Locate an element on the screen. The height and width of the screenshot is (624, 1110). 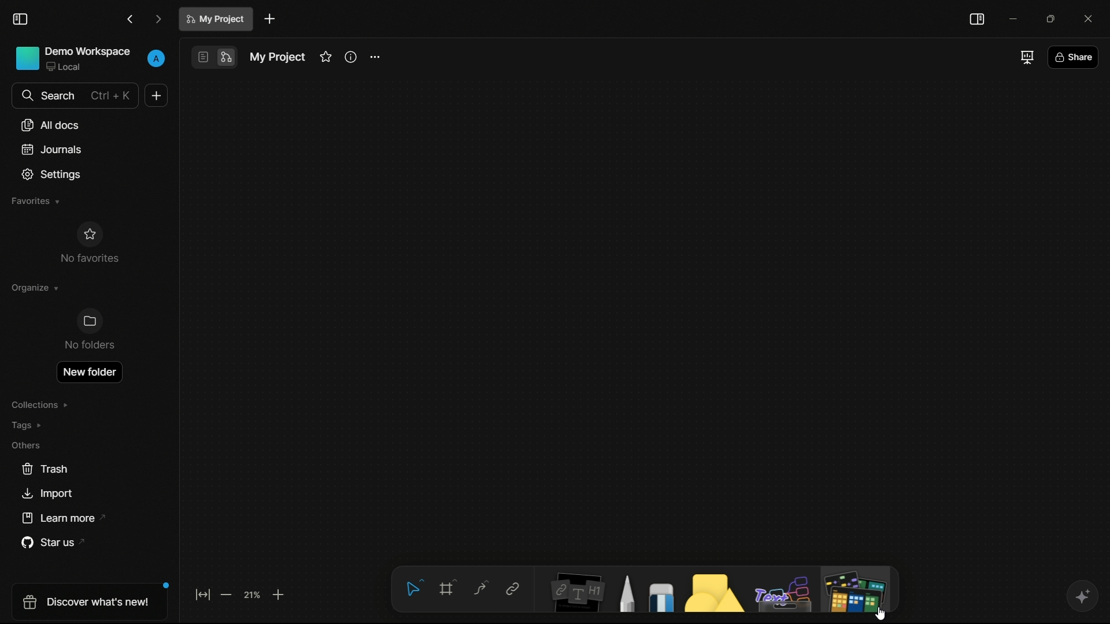
no favorites is located at coordinates (89, 242).